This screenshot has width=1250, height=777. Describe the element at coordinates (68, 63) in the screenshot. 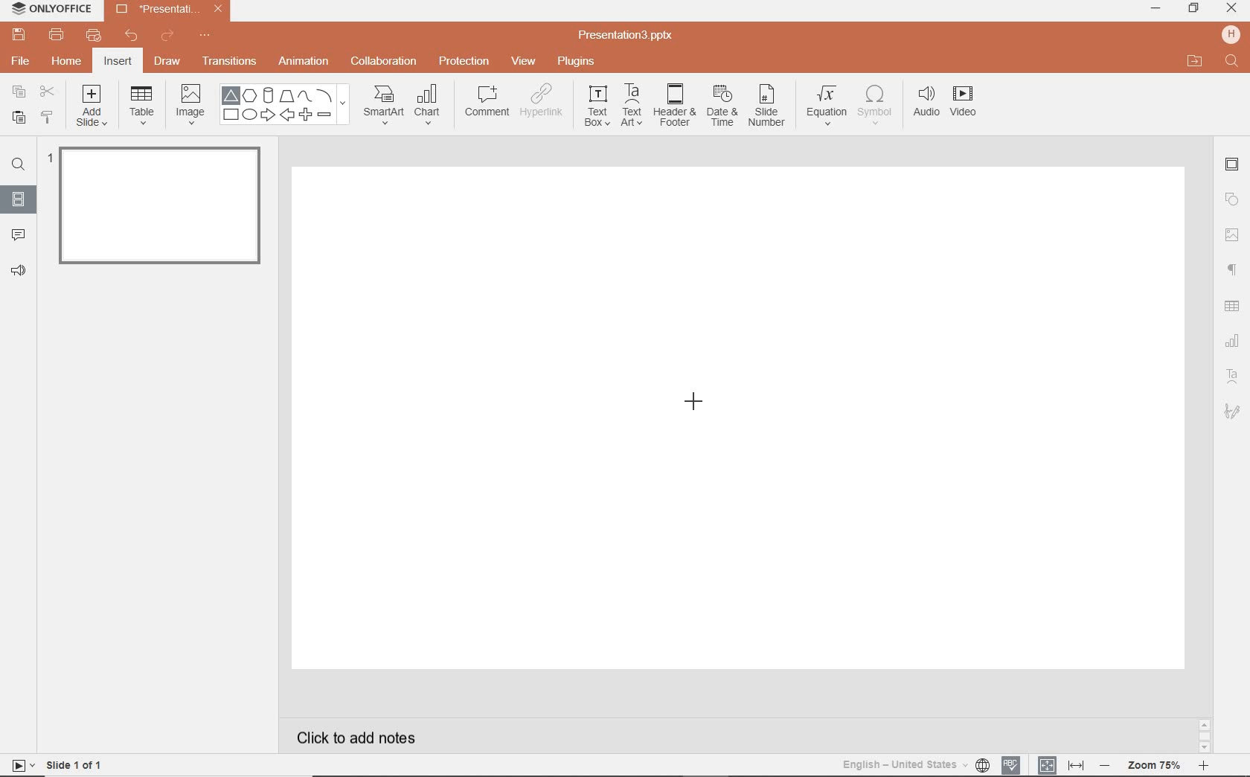

I see `HOME` at that location.